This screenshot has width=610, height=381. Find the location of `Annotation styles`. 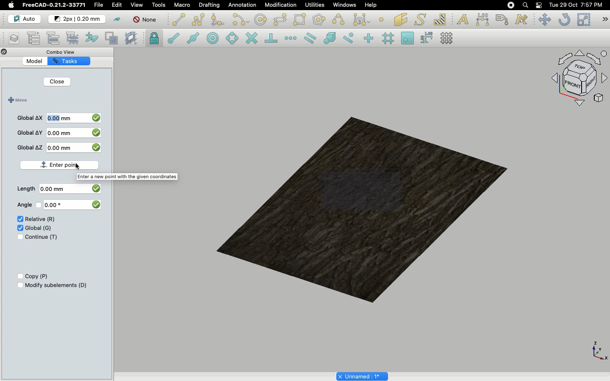

Annotation styles is located at coordinates (522, 19).